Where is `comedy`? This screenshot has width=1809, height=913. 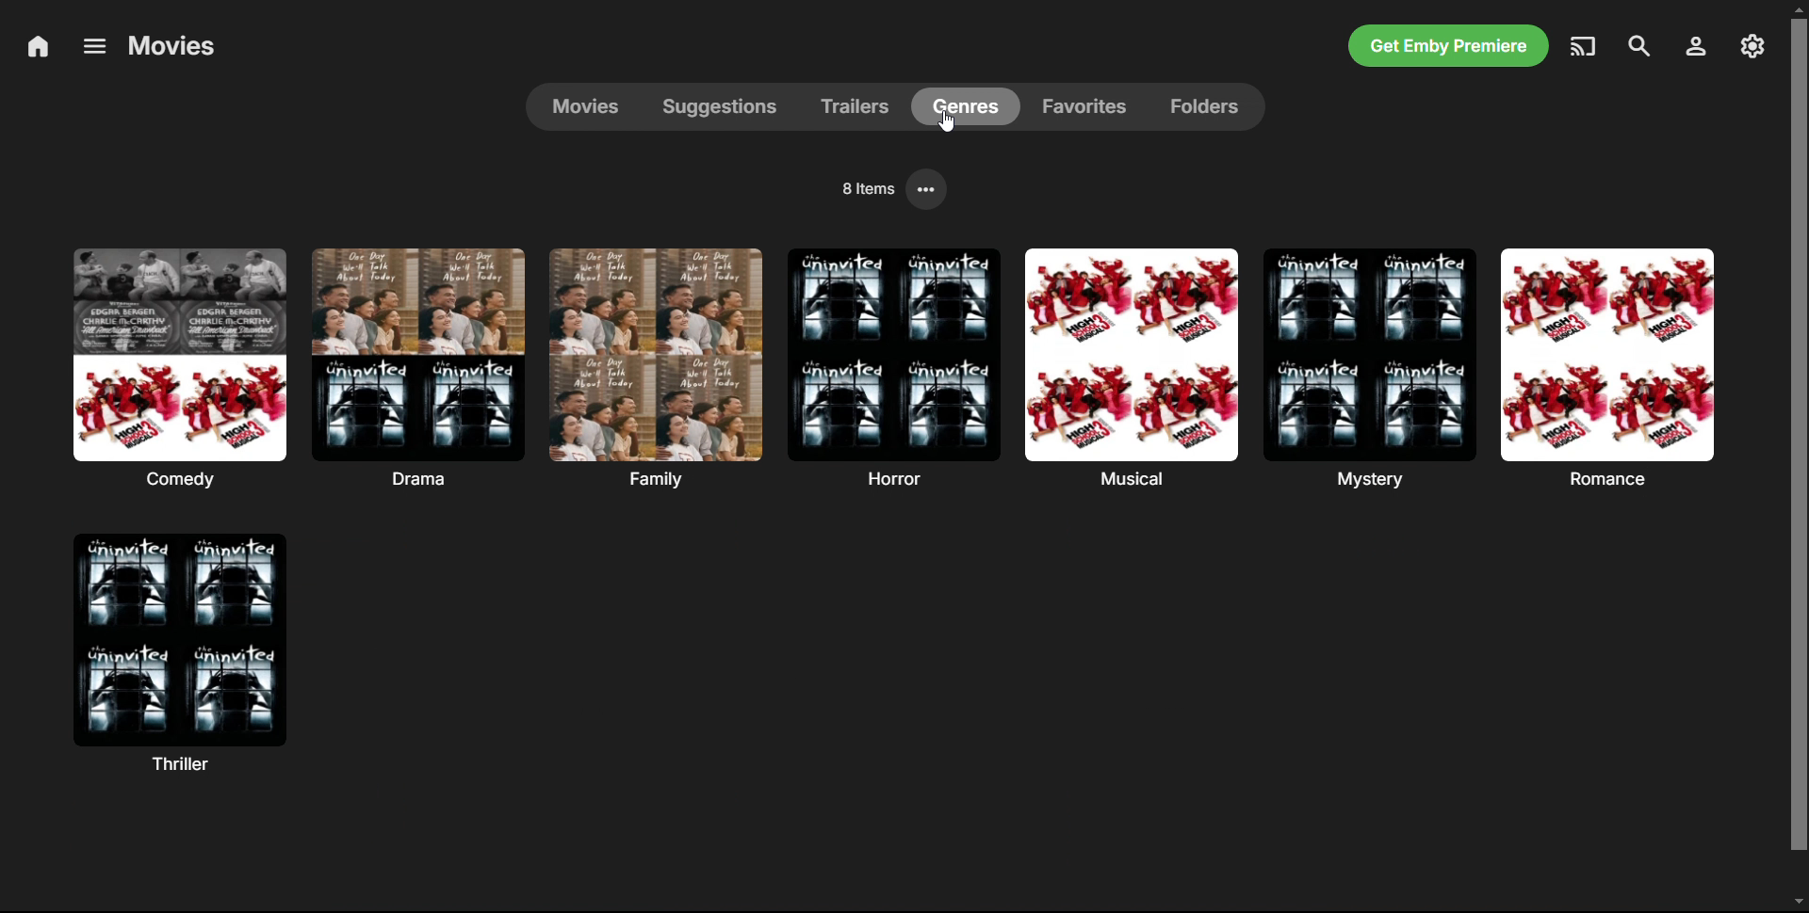 comedy is located at coordinates (178, 368).